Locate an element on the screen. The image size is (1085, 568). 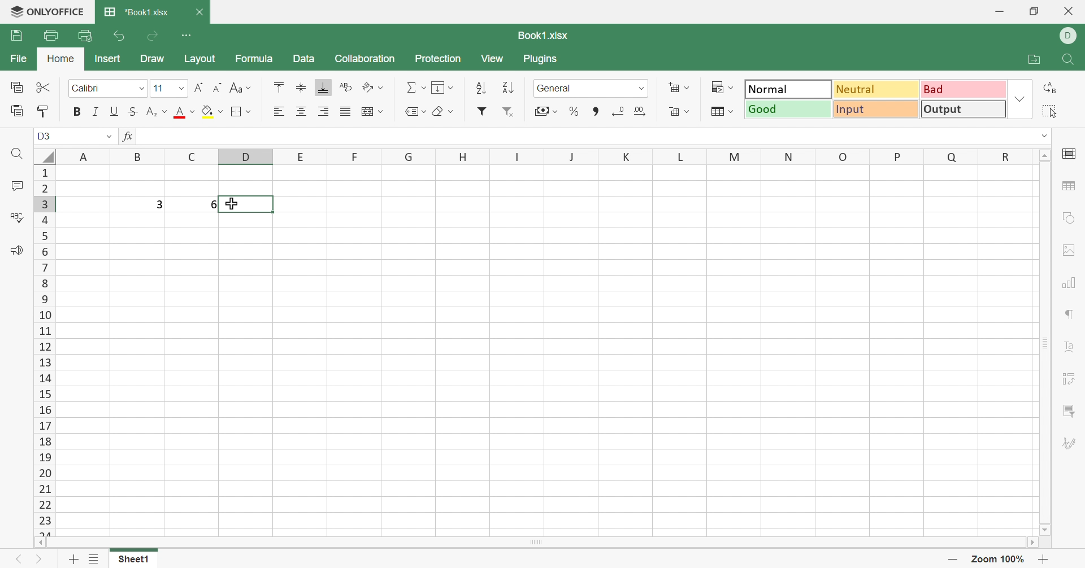
fx is located at coordinates (131, 137).